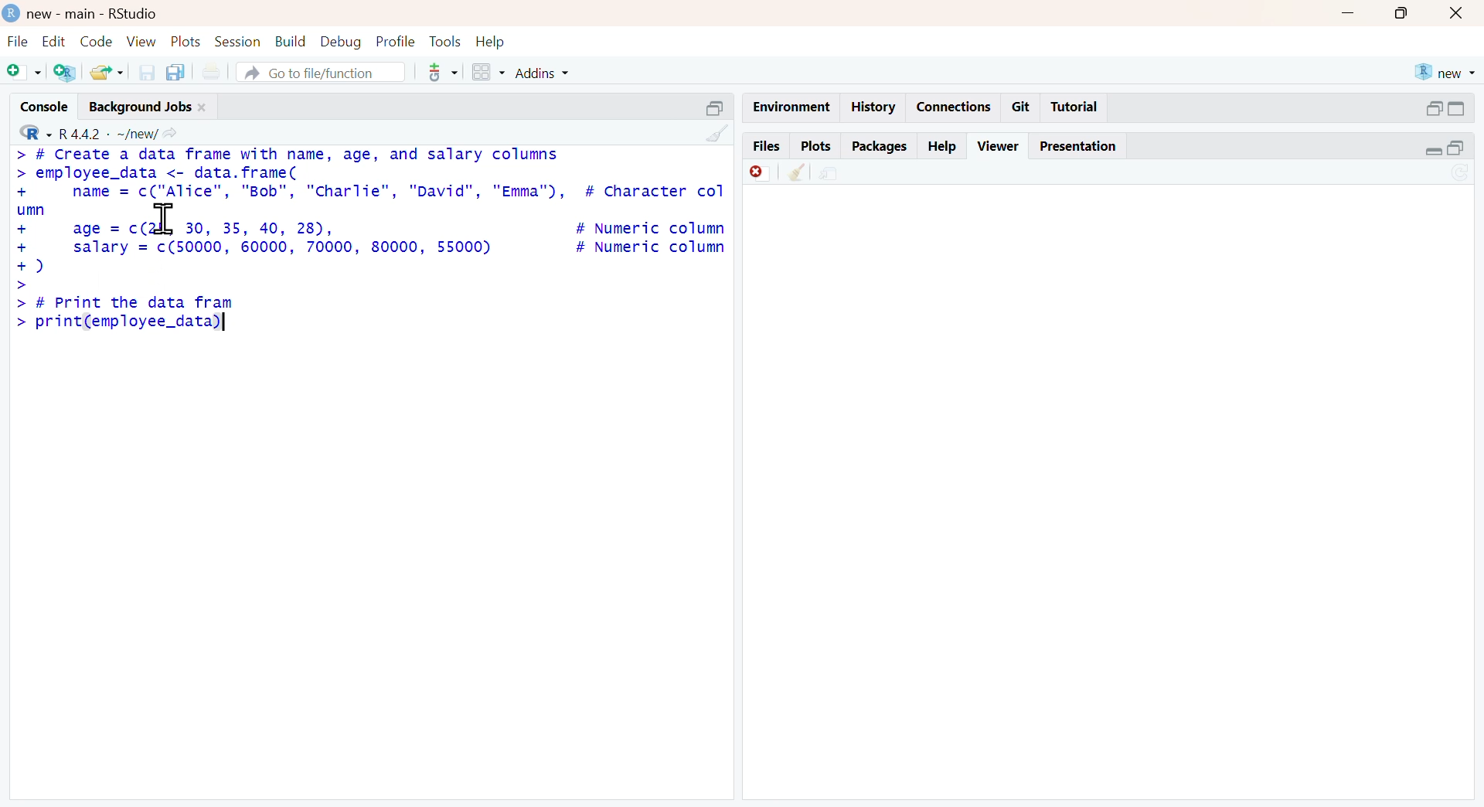 The height and width of the screenshot is (807, 1484). What do you see at coordinates (494, 41) in the screenshot?
I see `Help` at bounding box center [494, 41].